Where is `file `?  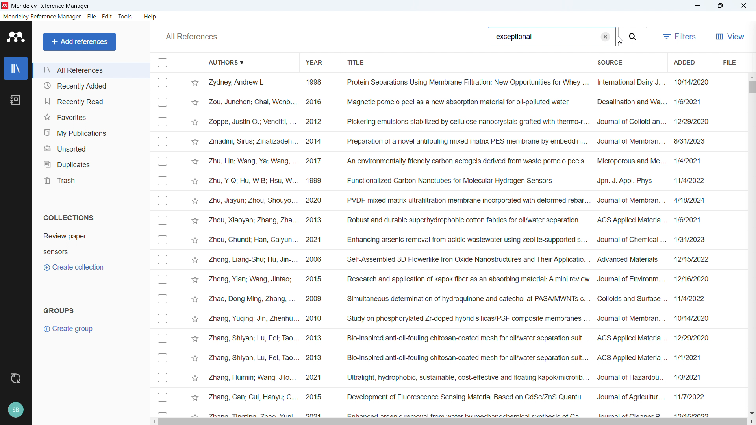
file  is located at coordinates (729, 62).